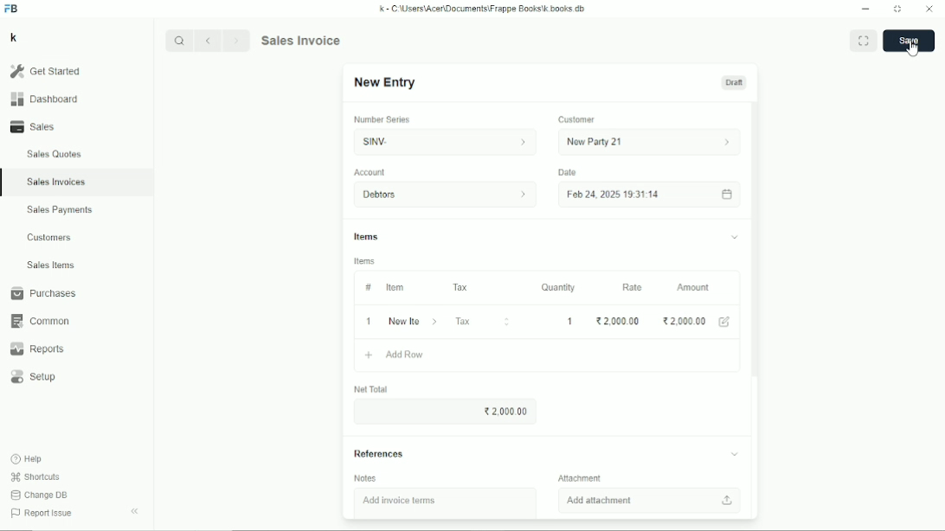 This screenshot has height=531, width=945. I want to click on Net total, so click(371, 389).